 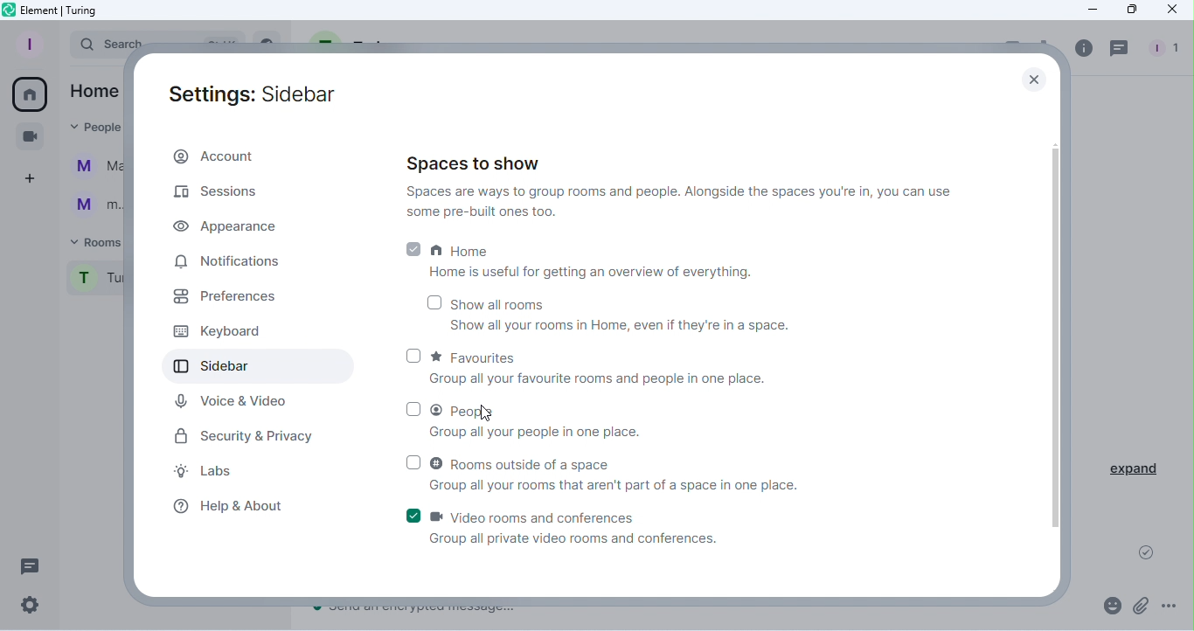 I want to click on Help and about, so click(x=228, y=504).